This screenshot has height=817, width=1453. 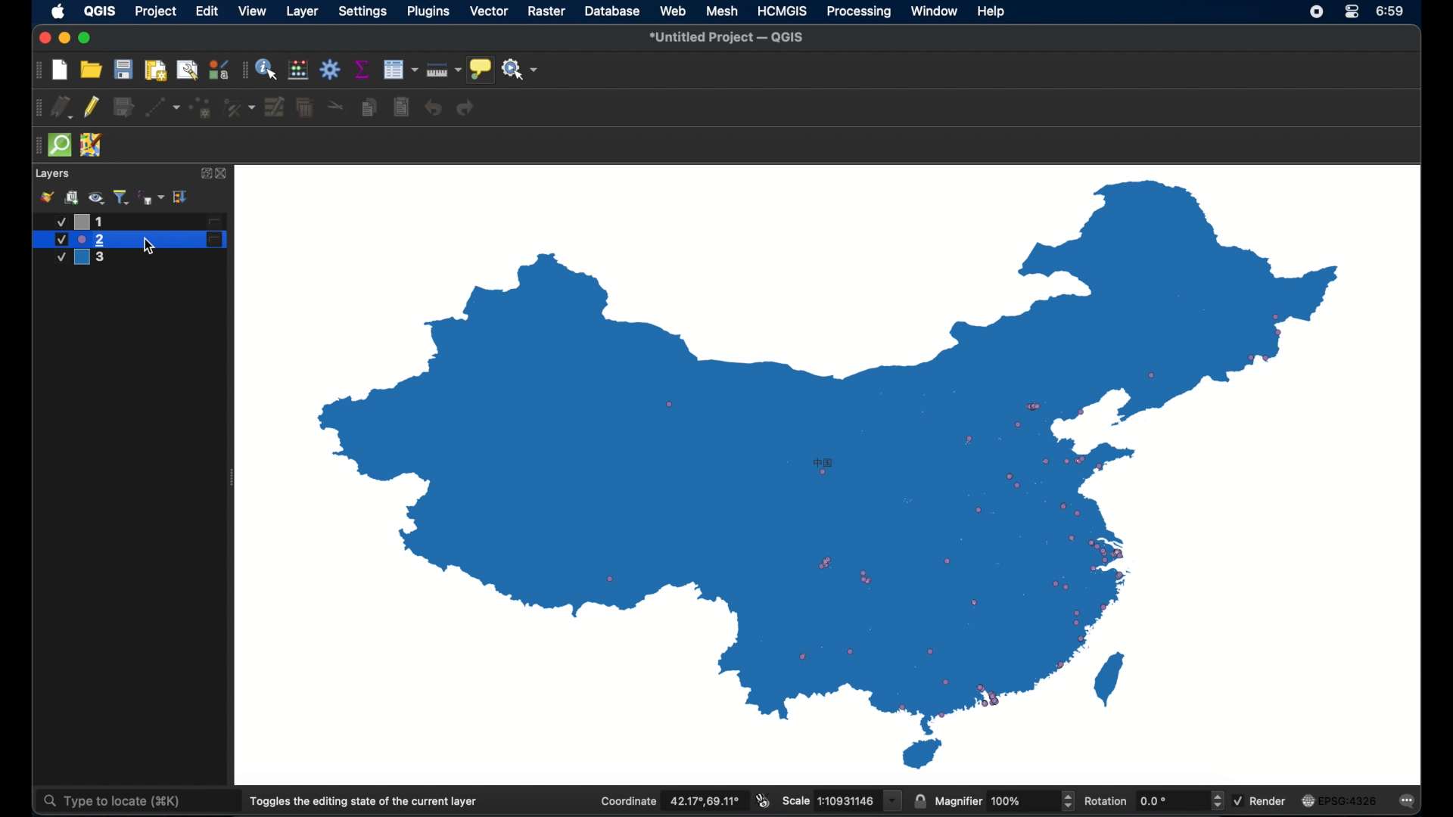 I want to click on vertex tool, so click(x=240, y=107).